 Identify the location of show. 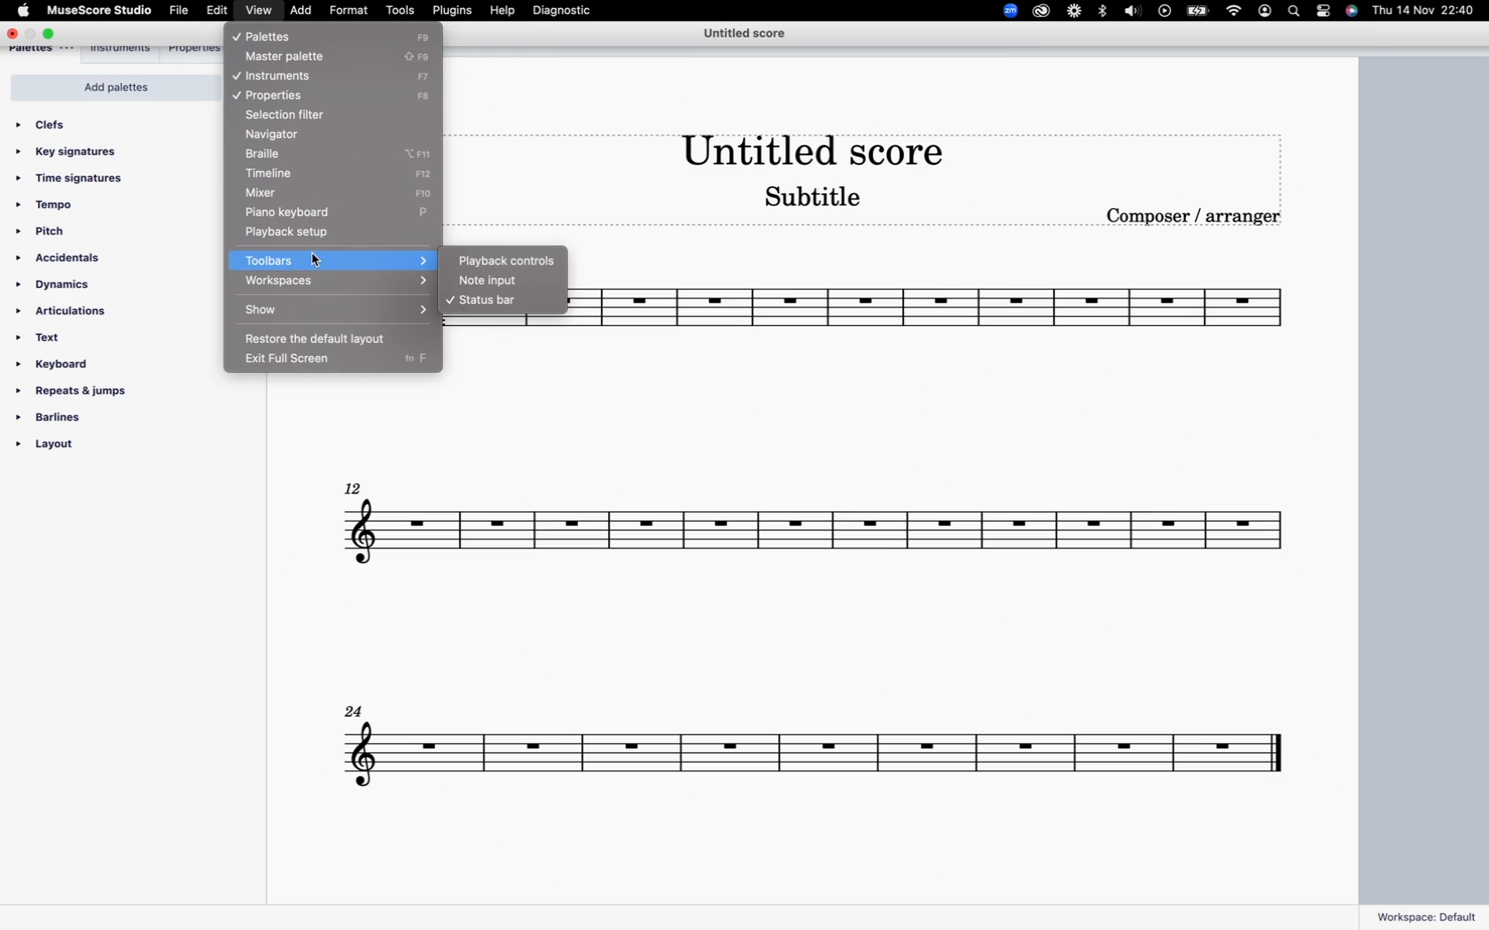
(337, 311).